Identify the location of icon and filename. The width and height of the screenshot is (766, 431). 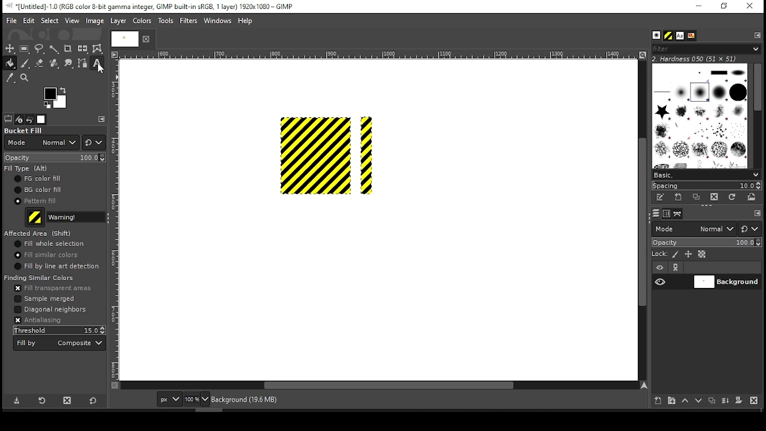
(151, 5).